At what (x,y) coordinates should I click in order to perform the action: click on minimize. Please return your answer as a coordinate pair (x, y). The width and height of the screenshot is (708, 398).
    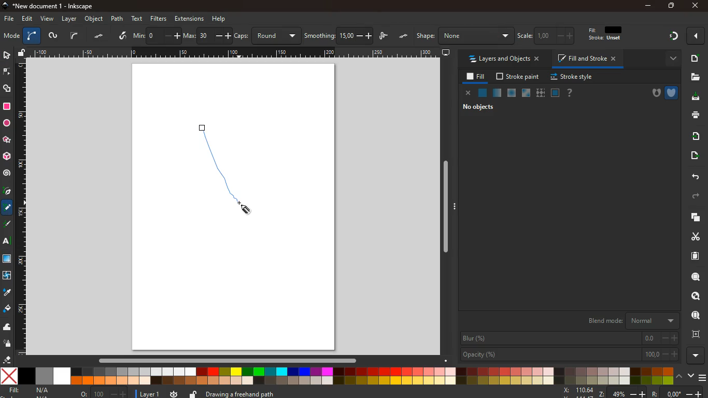
    Looking at the image, I should click on (649, 6).